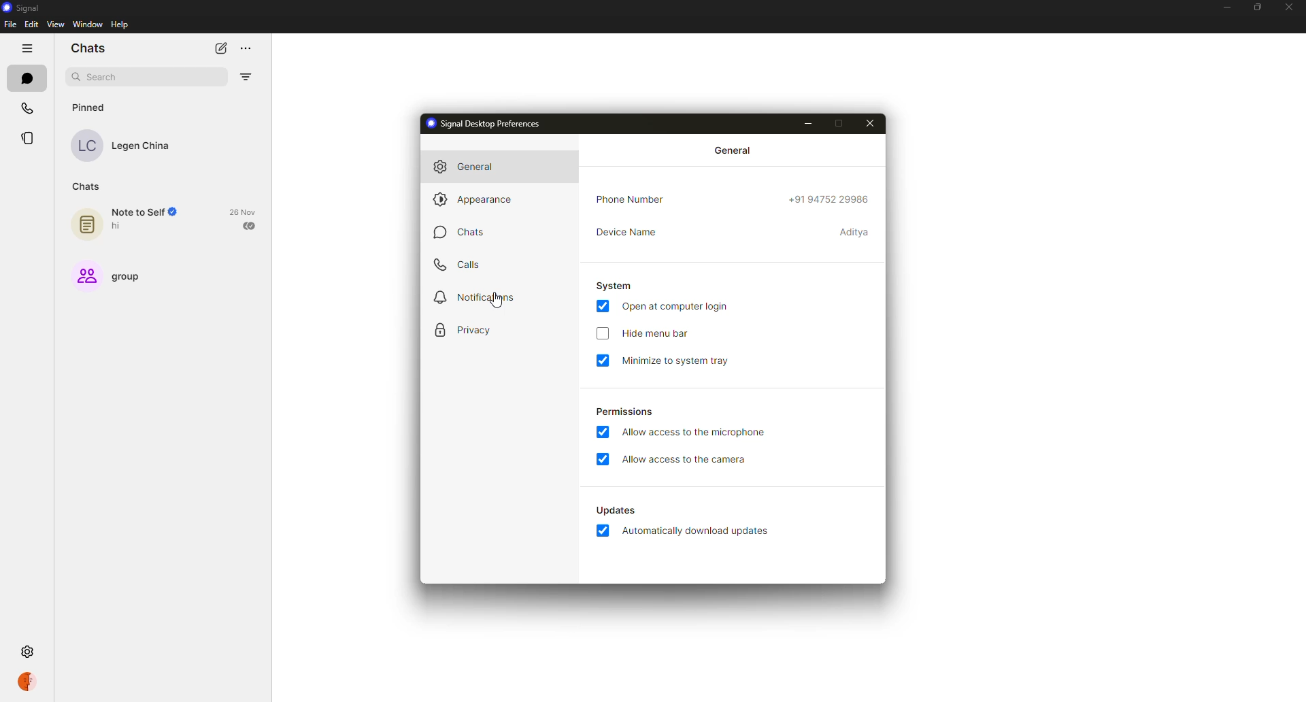 The width and height of the screenshot is (1306, 702). Describe the element at coordinates (86, 25) in the screenshot. I see `window` at that location.